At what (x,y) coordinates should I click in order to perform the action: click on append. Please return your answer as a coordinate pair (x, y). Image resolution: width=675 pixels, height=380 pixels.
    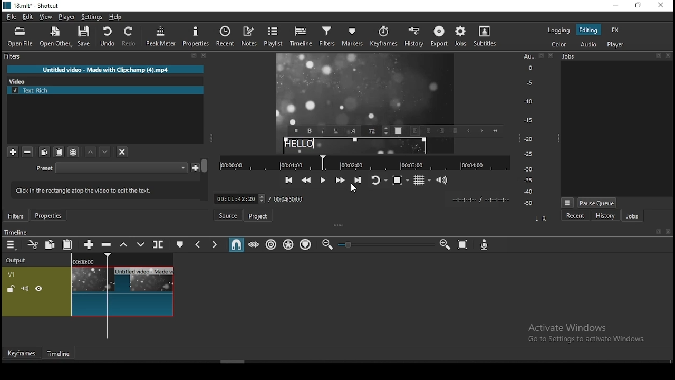
    Looking at the image, I should click on (90, 244).